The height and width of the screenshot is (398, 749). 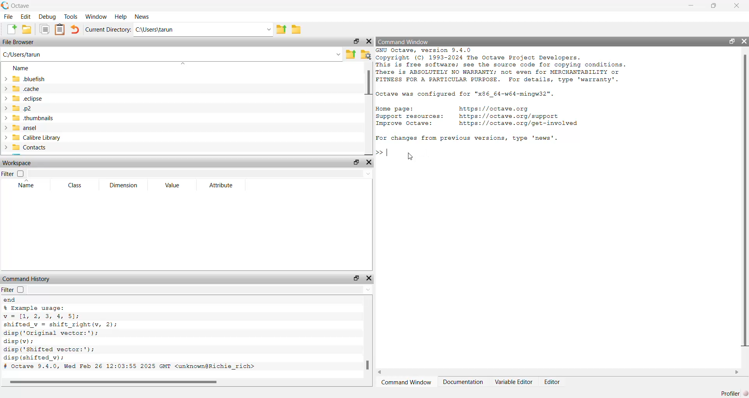 I want to click on editor, so click(x=556, y=383).